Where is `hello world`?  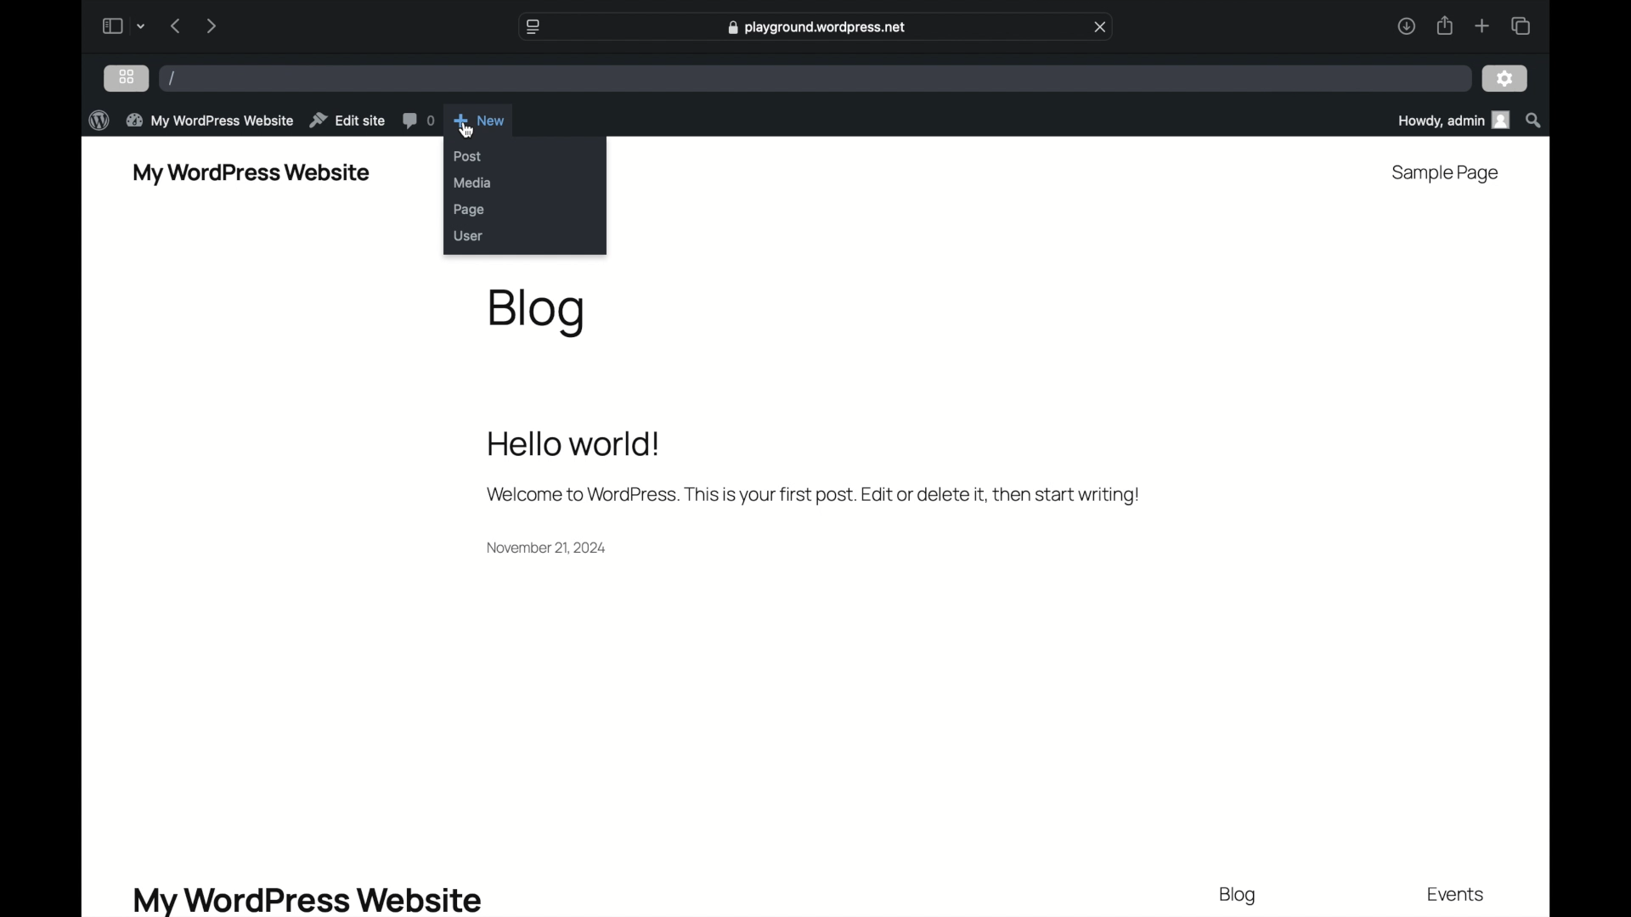
hello world is located at coordinates (574, 444).